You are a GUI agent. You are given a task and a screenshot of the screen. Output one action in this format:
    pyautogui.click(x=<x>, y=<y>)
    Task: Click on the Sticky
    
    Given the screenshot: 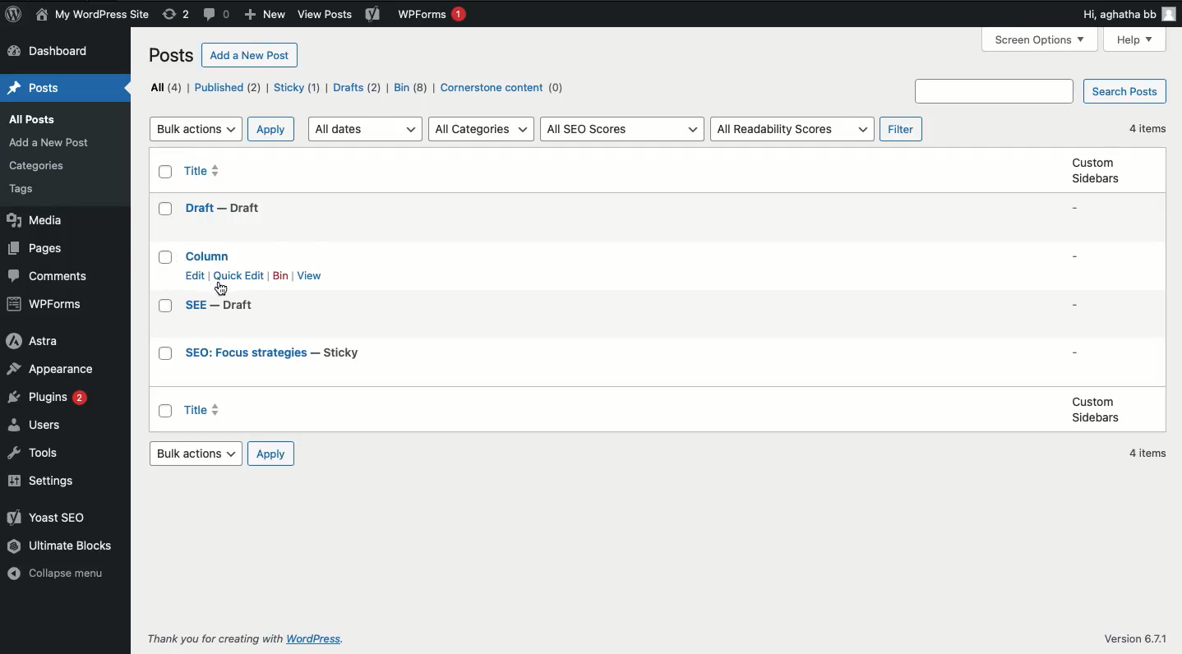 What is the action you would take?
    pyautogui.click(x=298, y=88)
    